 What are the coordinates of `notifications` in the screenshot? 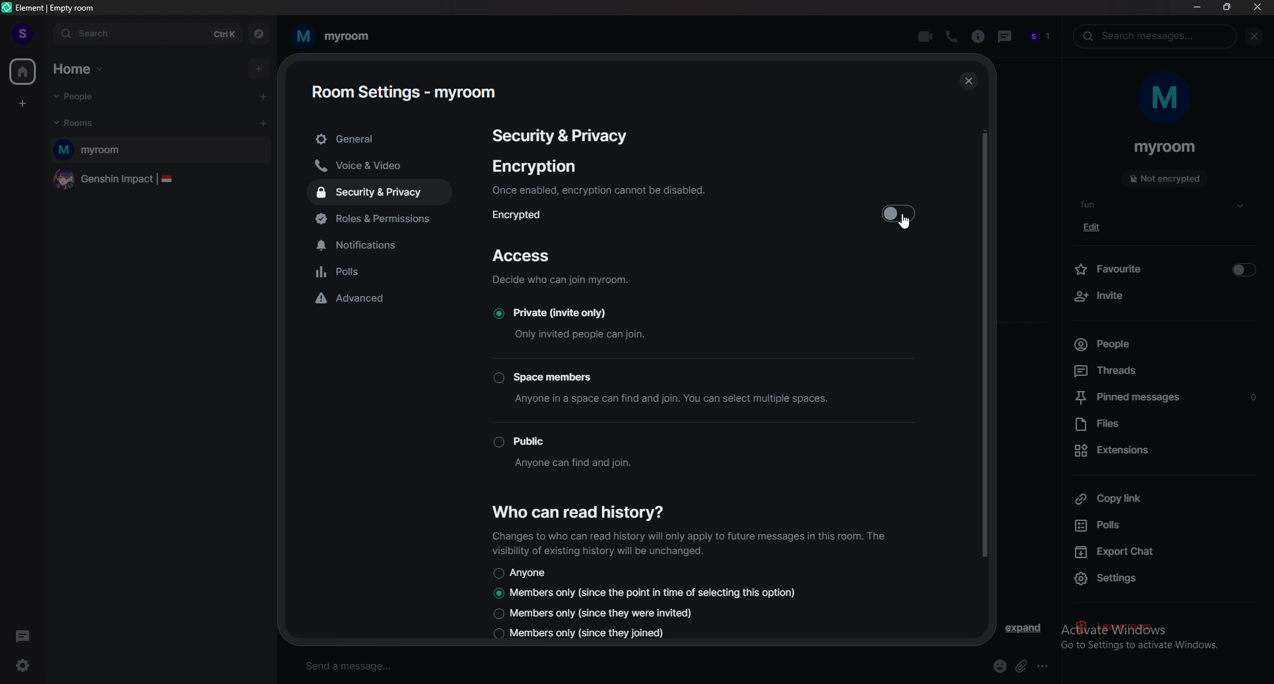 It's located at (381, 245).